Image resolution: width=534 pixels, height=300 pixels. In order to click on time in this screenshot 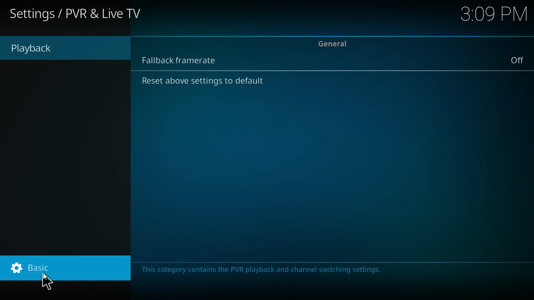, I will do `click(495, 15)`.